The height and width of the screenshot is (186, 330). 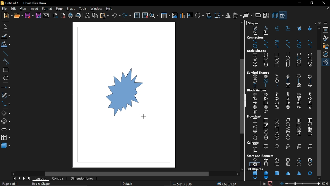 I want to click on snap to grid, so click(x=145, y=16).